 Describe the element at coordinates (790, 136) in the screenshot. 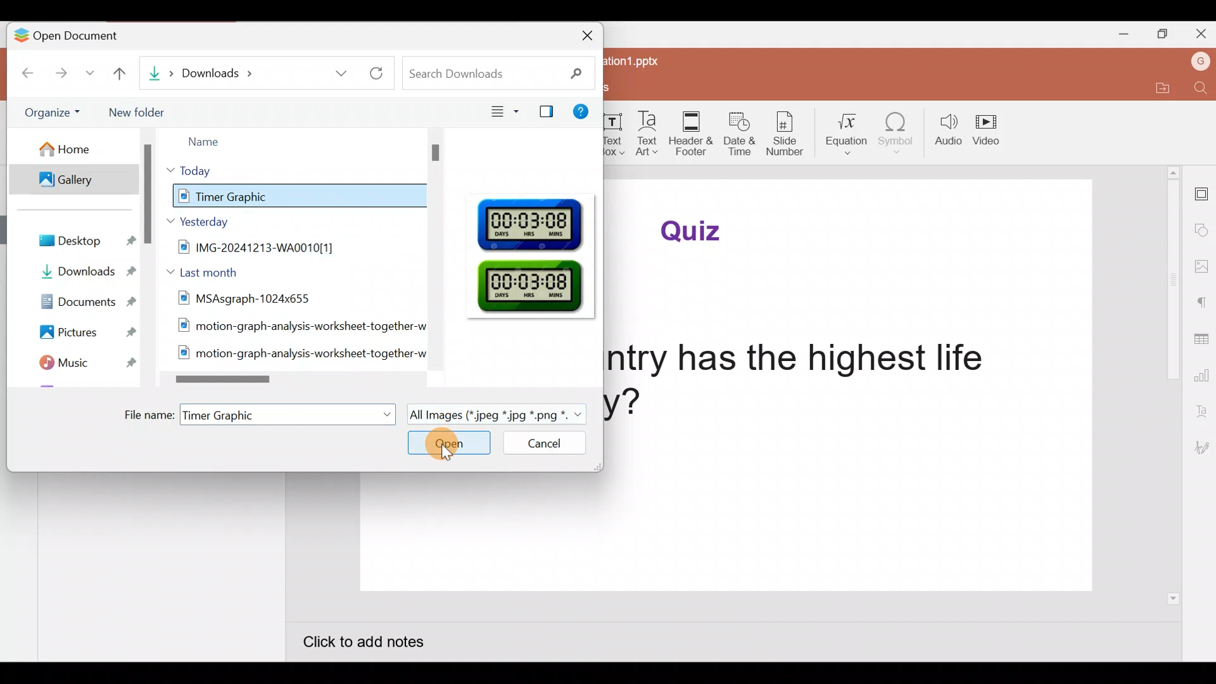

I see `Slide number` at that location.